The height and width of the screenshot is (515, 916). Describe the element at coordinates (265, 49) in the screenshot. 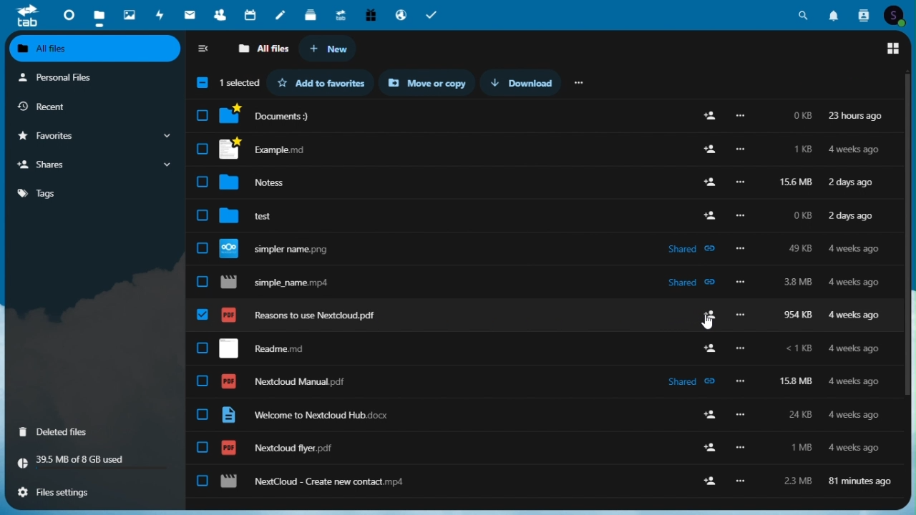

I see `all files` at that location.